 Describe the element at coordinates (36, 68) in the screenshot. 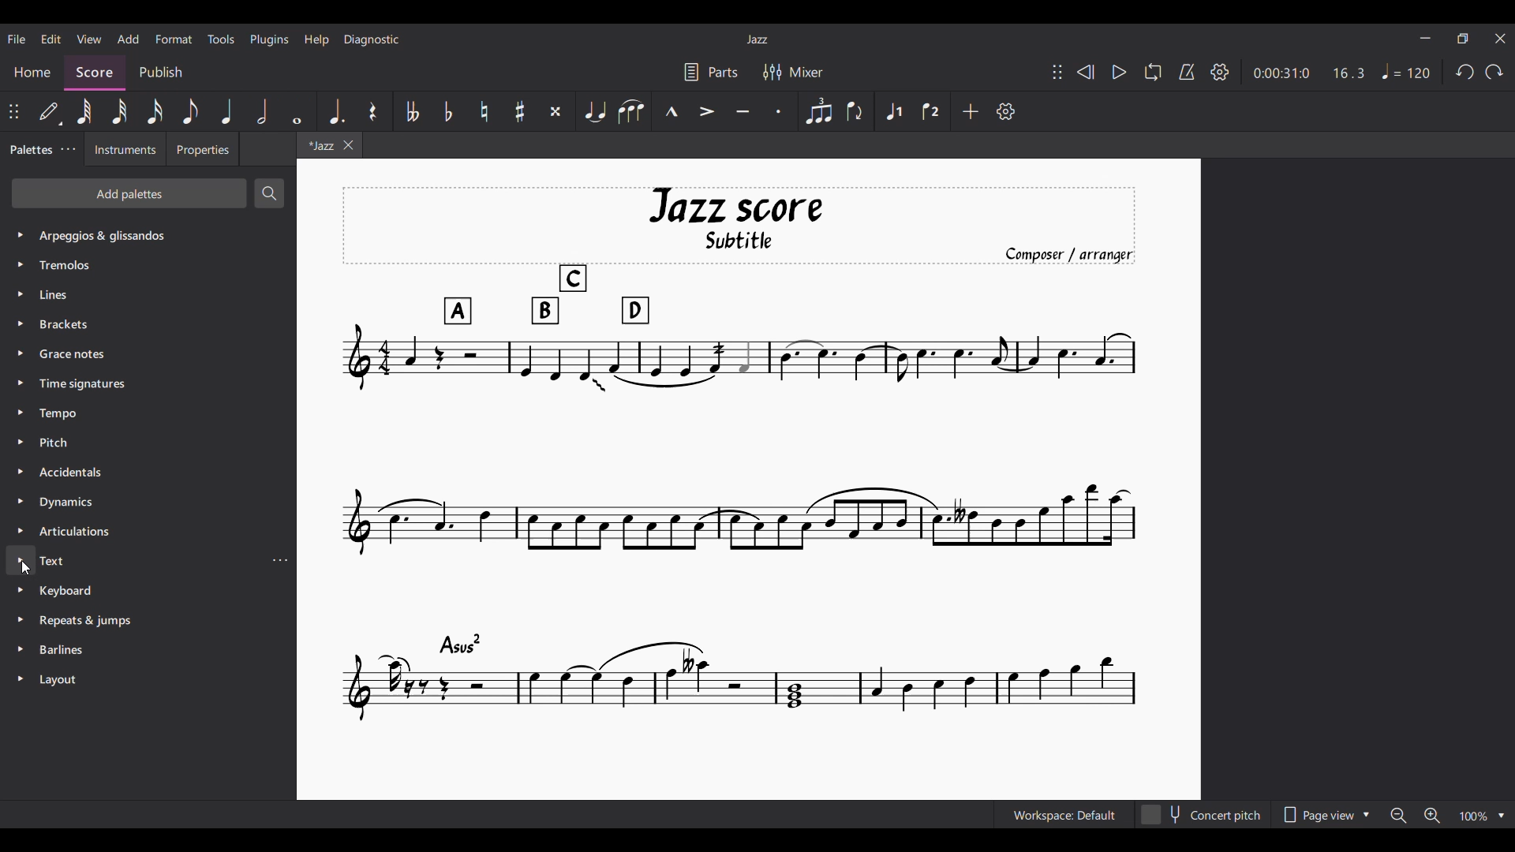

I see `Home section` at that location.